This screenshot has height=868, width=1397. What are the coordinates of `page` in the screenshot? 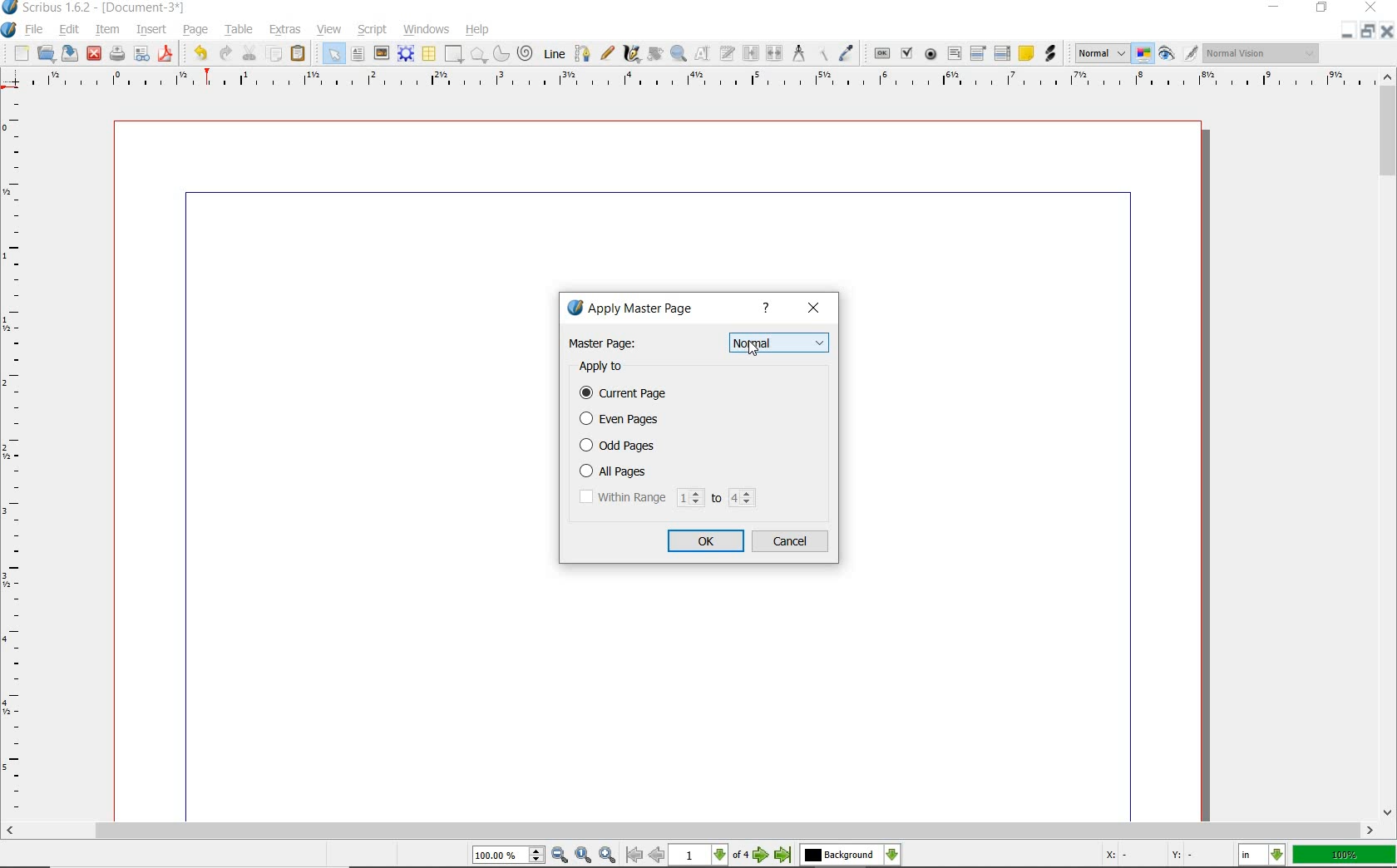 It's located at (192, 28).